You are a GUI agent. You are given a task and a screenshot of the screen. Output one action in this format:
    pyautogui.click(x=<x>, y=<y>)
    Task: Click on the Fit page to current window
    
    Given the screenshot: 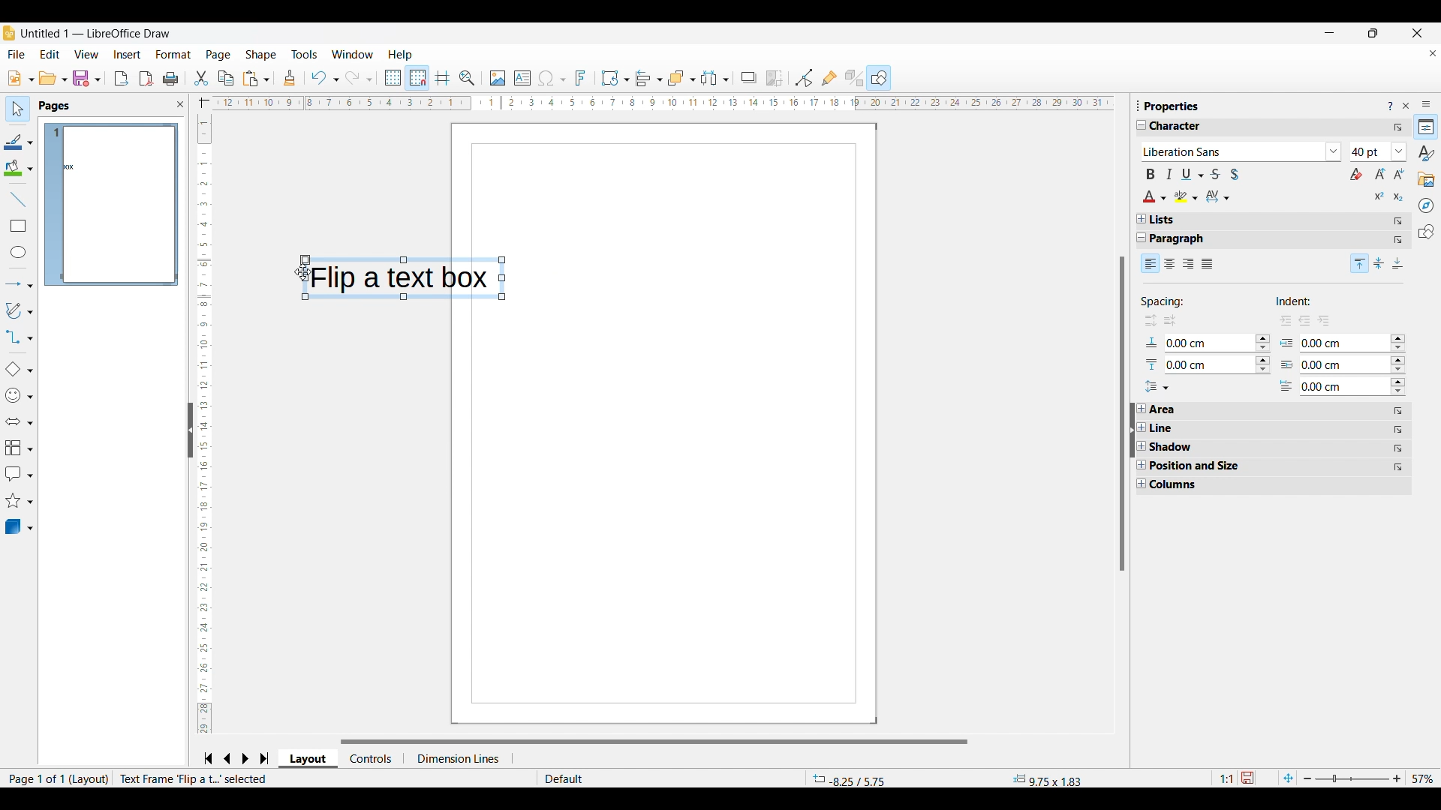 What is the action you would take?
    pyautogui.click(x=1289, y=778)
    